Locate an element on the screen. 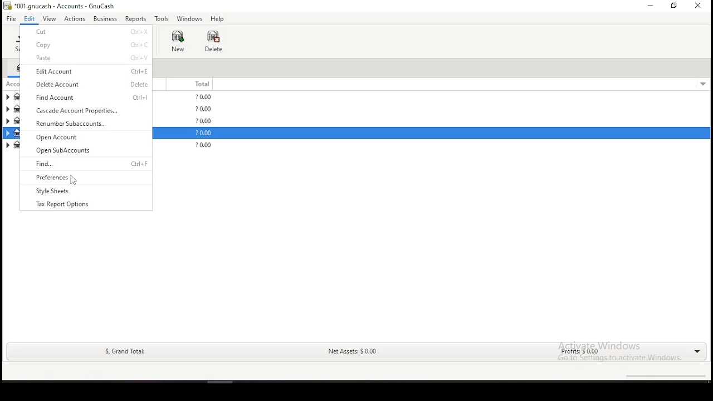 The height and width of the screenshot is (401, 713). minimize is located at coordinates (649, 6).